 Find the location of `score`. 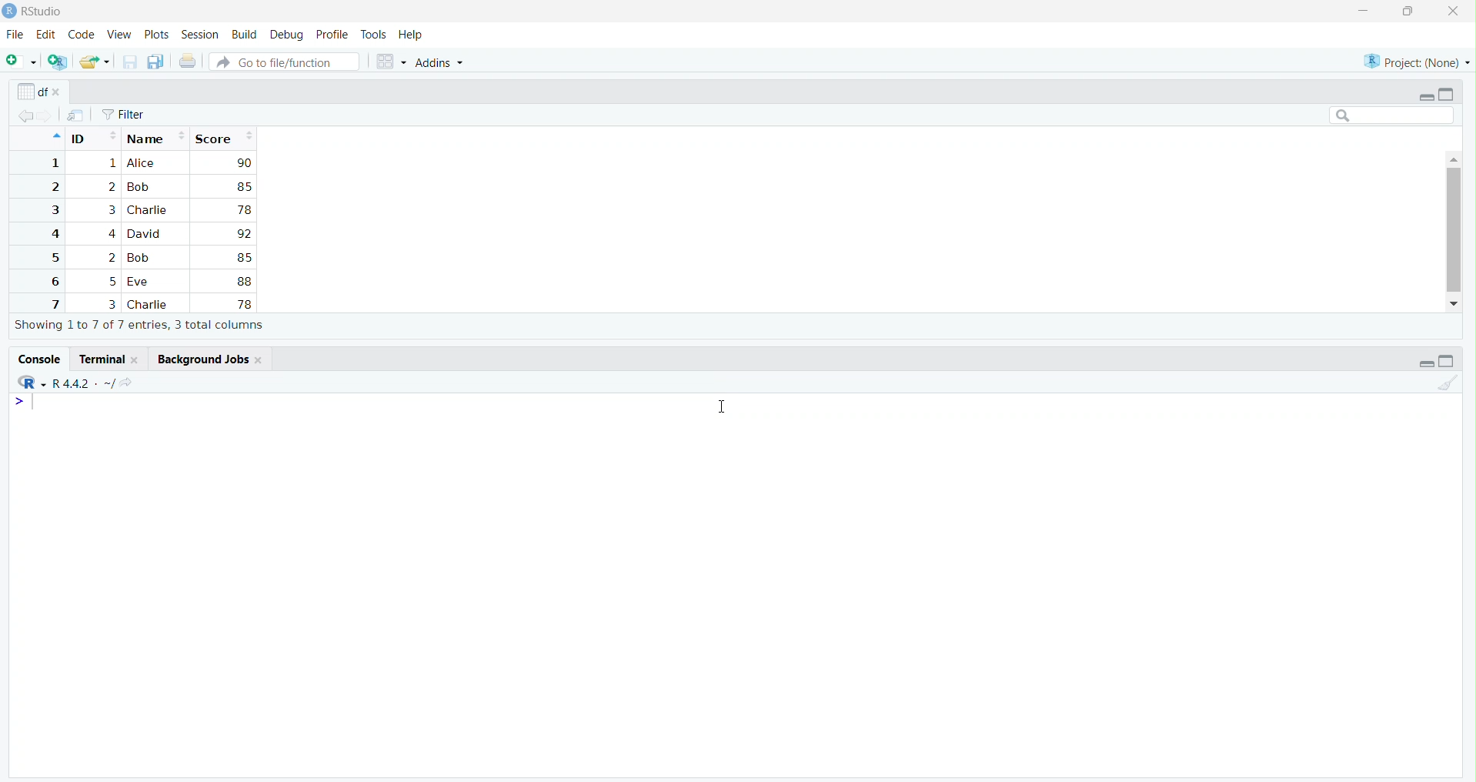

score is located at coordinates (223, 138).